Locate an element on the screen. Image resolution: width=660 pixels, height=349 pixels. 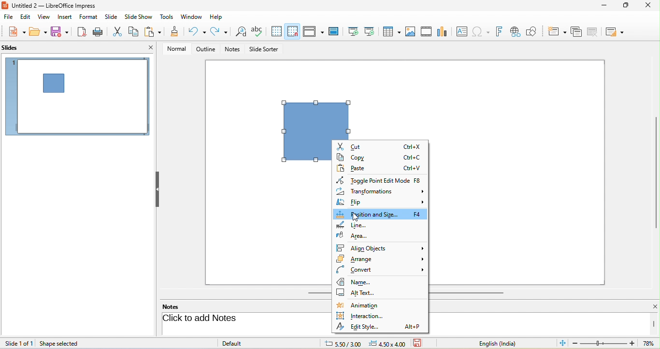
chart is located at coordinates (443, 31).